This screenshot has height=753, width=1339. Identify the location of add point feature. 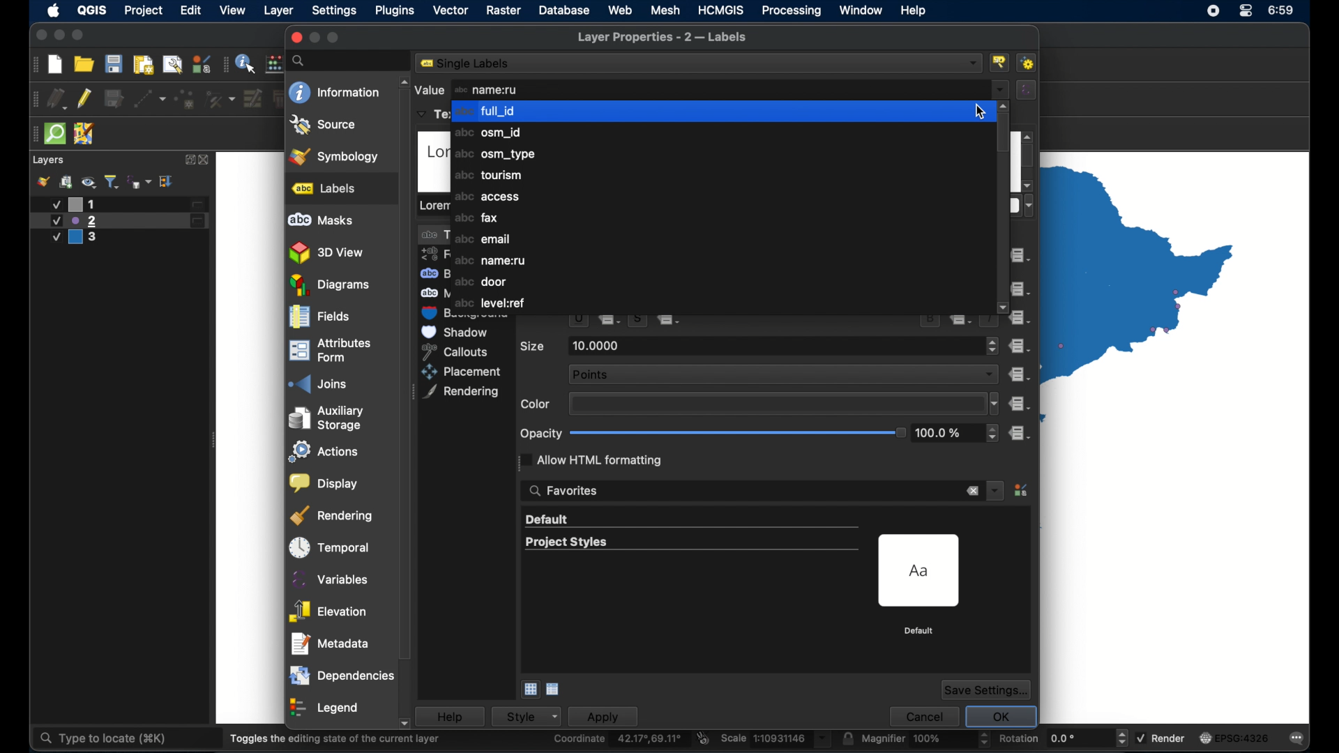
(186, 99).